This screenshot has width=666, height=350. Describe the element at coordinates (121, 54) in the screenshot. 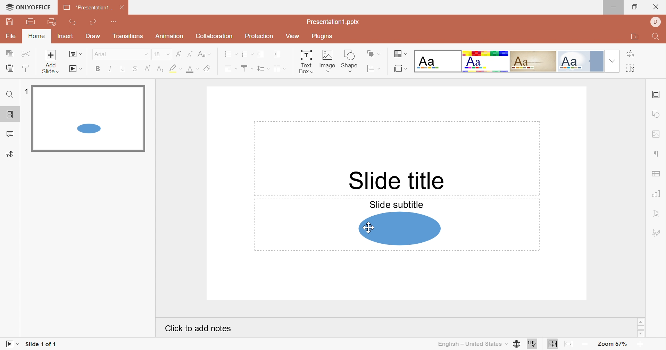

I see `Font type Arial` at that location.